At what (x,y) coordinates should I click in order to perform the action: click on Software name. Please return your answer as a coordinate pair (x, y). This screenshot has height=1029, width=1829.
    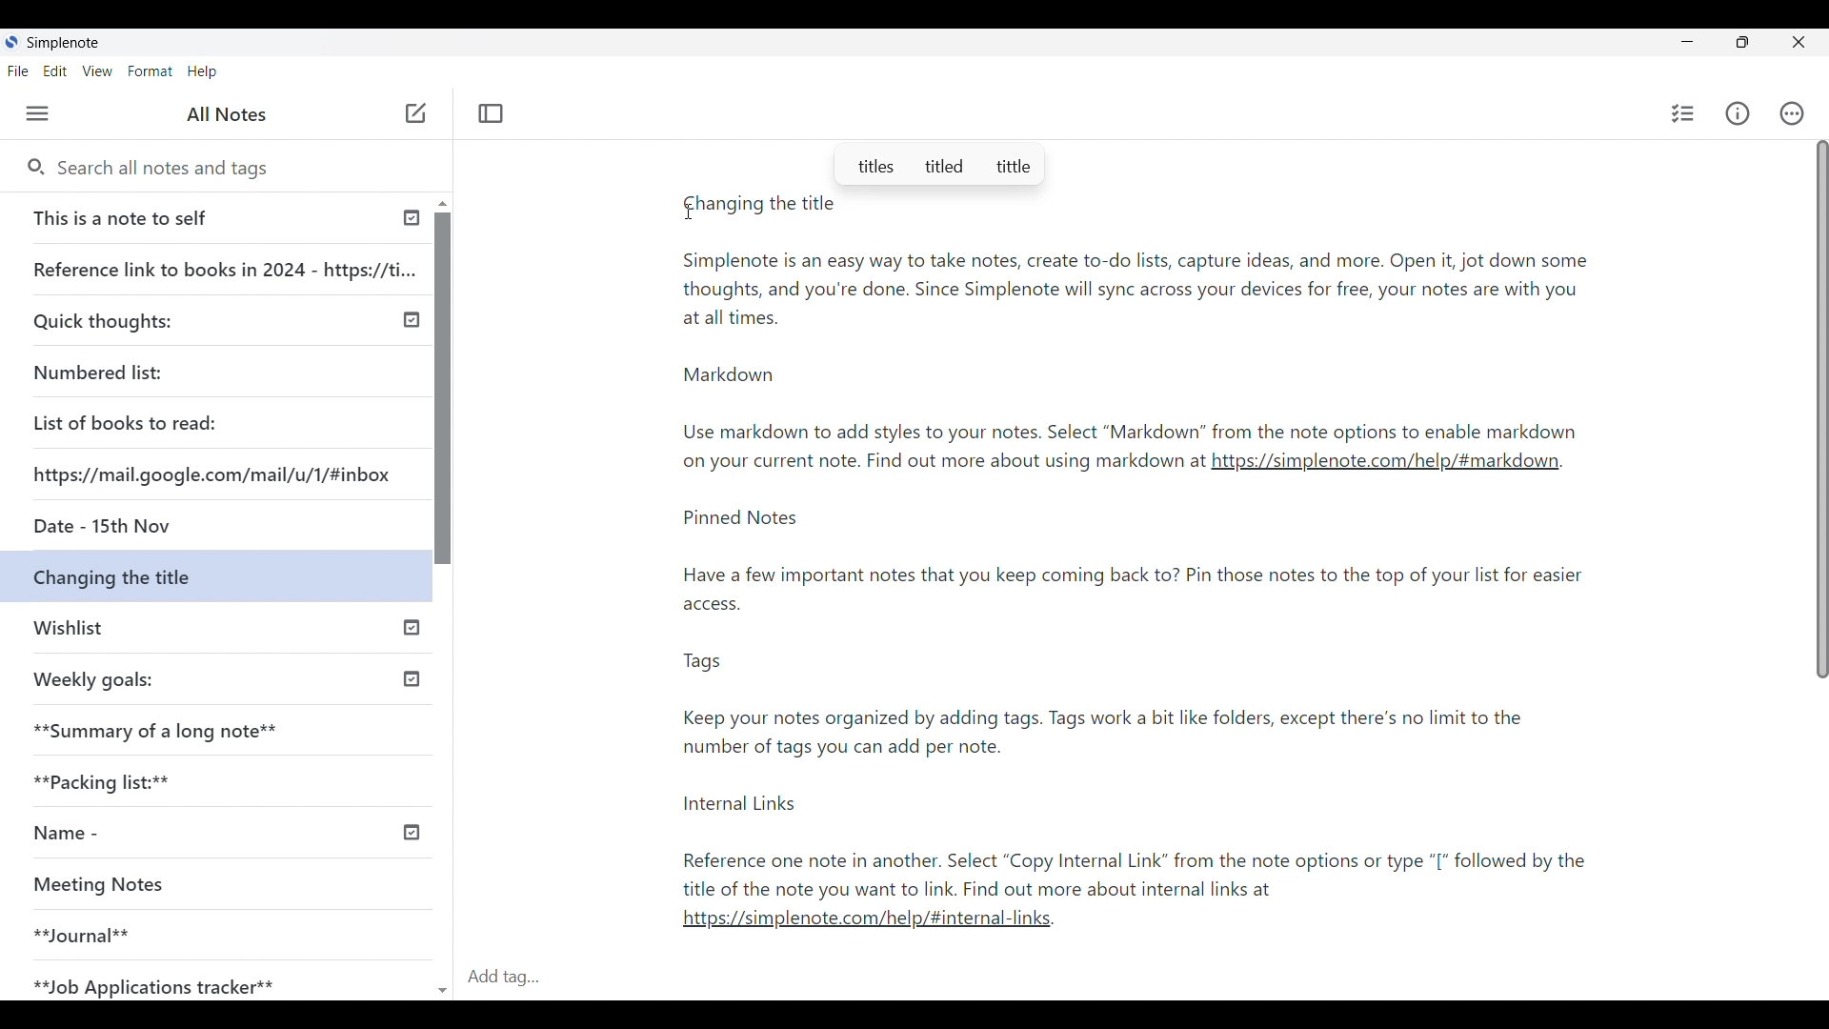
    Looking at the image, I should click on (62, 43).